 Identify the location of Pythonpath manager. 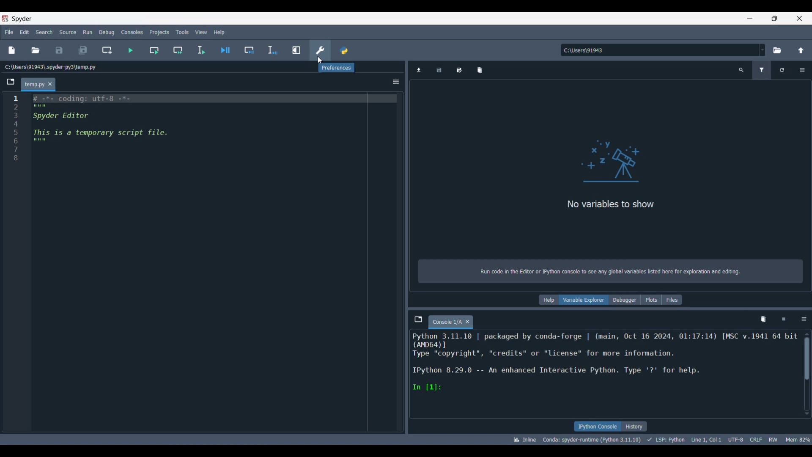
(343, 50).